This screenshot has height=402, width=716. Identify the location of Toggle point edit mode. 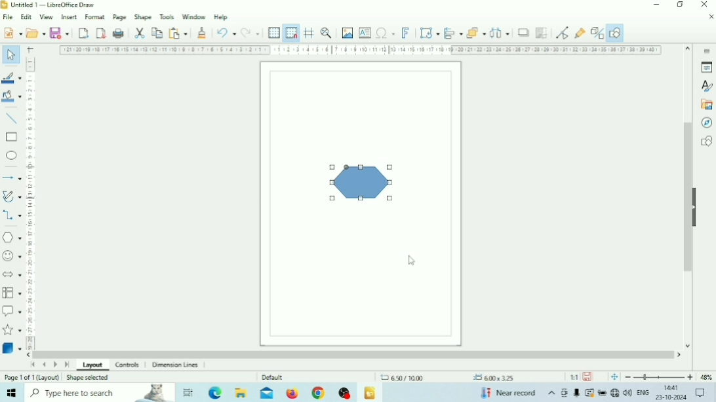
(563, 33).